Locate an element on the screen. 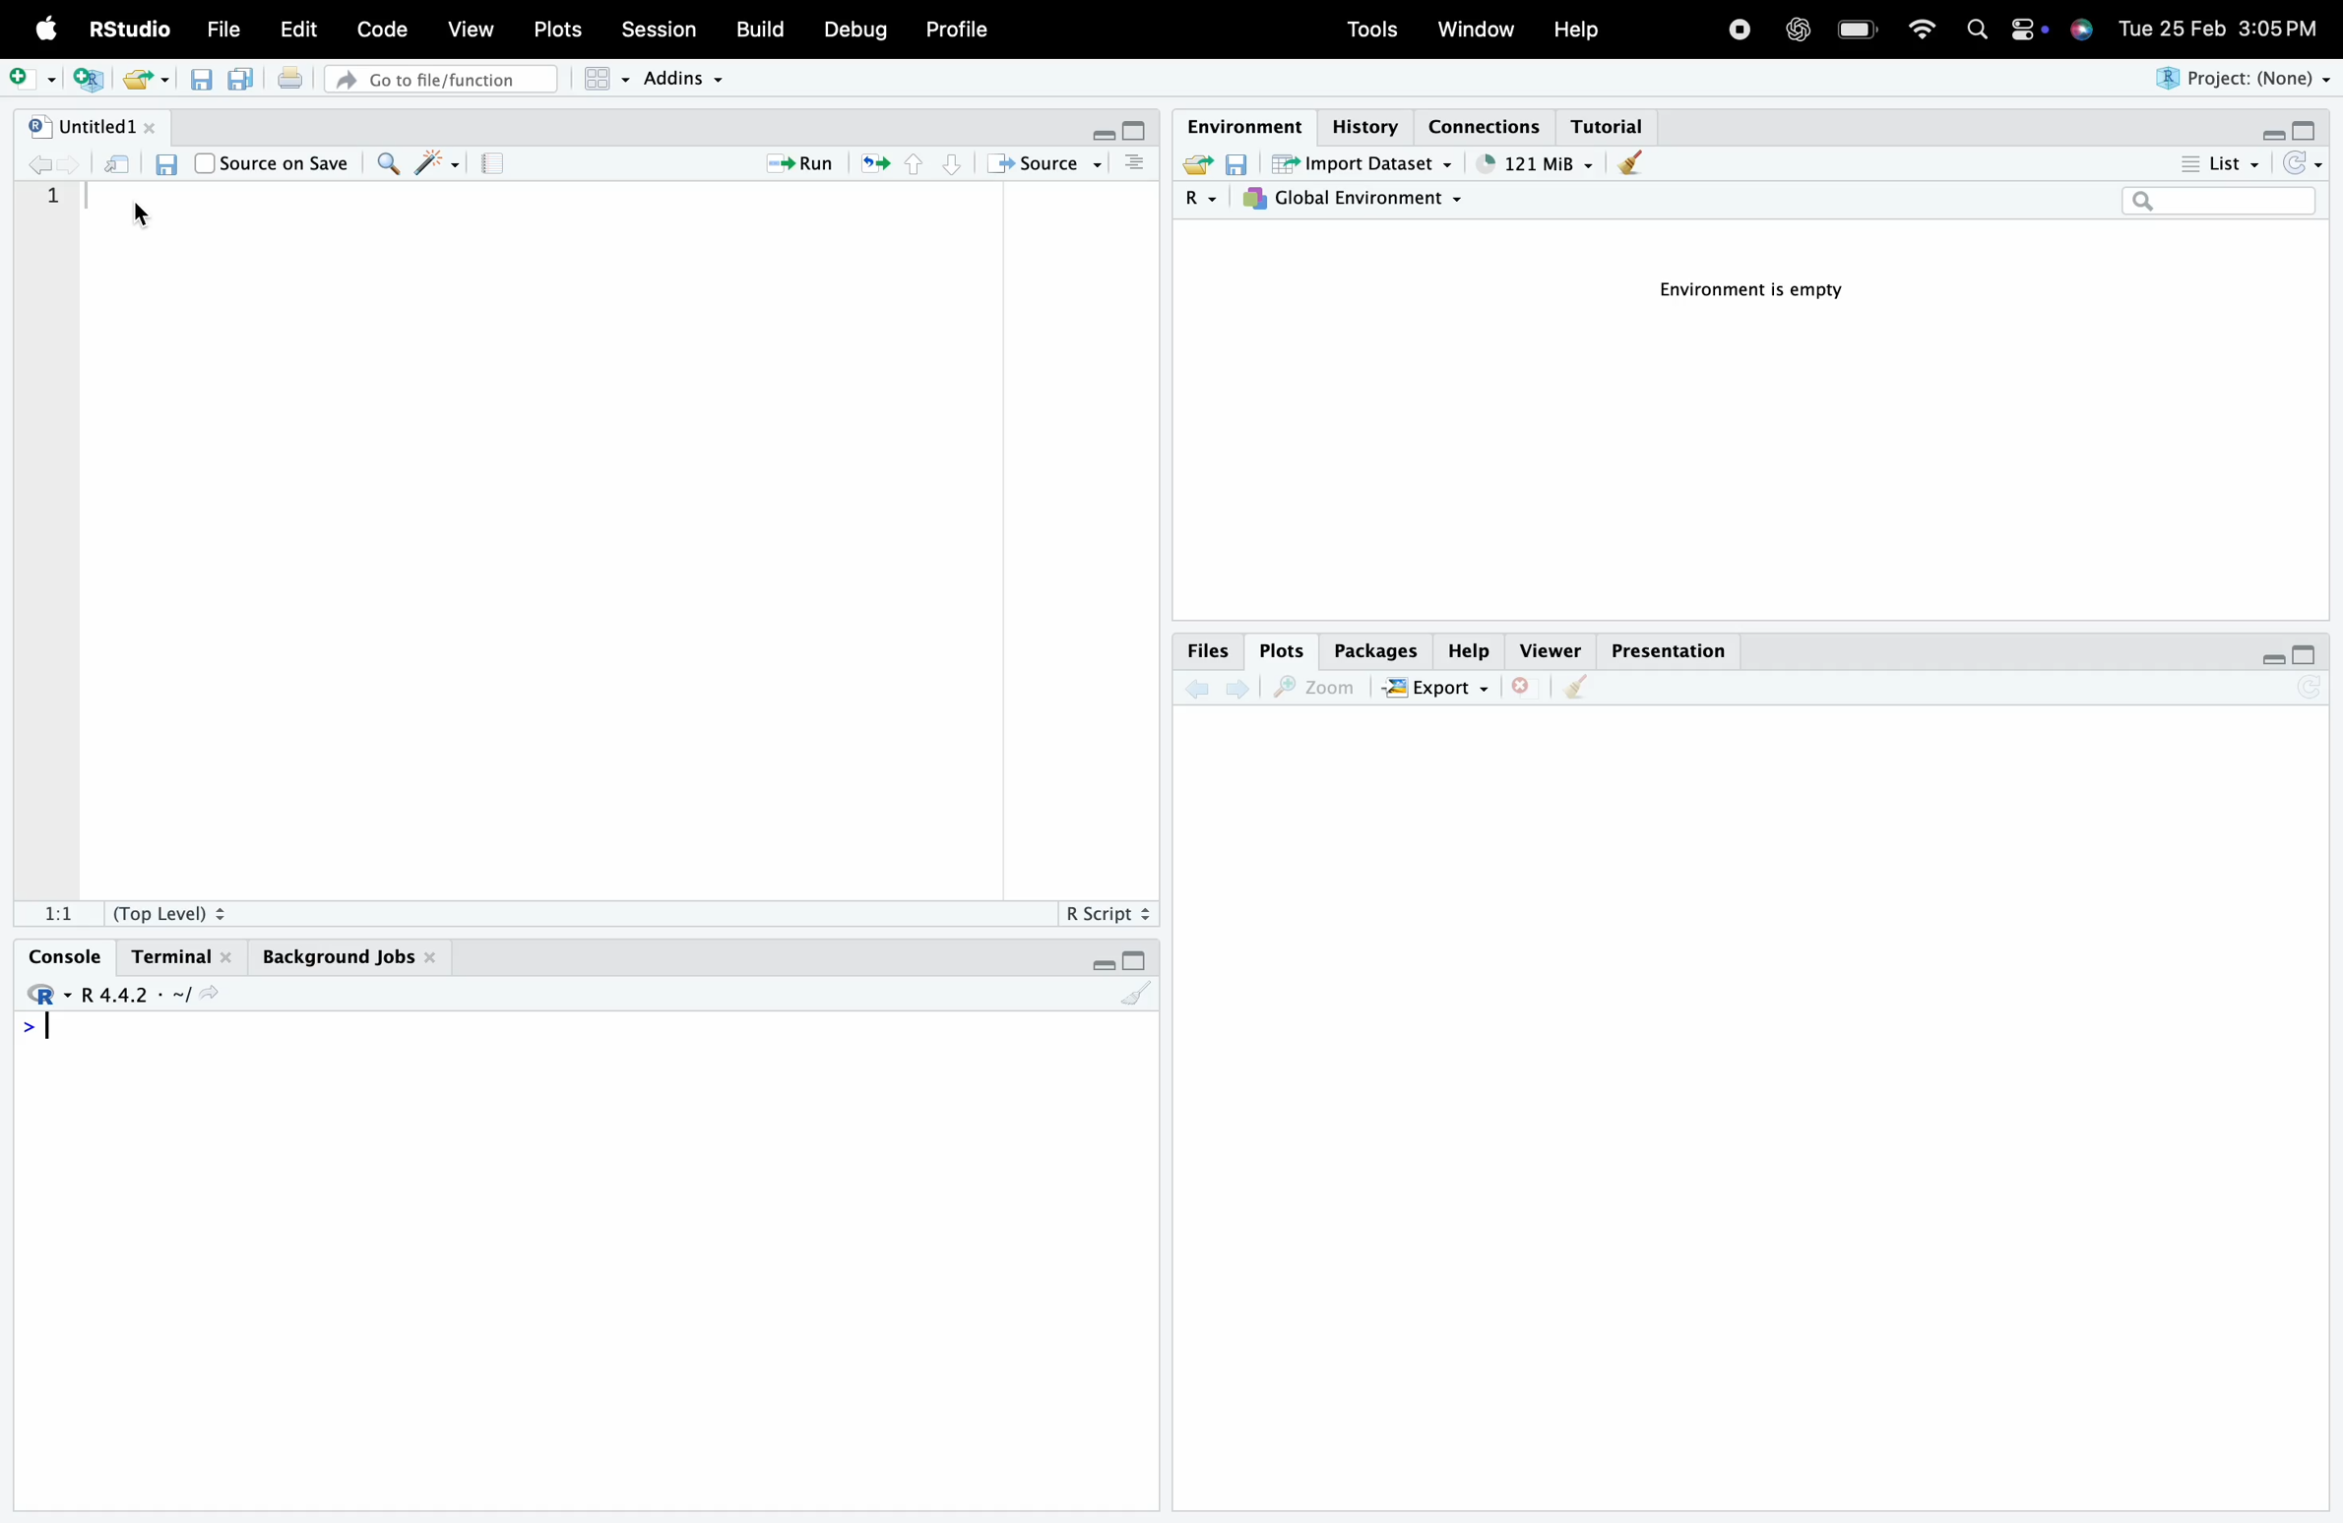  Profile is located at coordinates (957, 30).